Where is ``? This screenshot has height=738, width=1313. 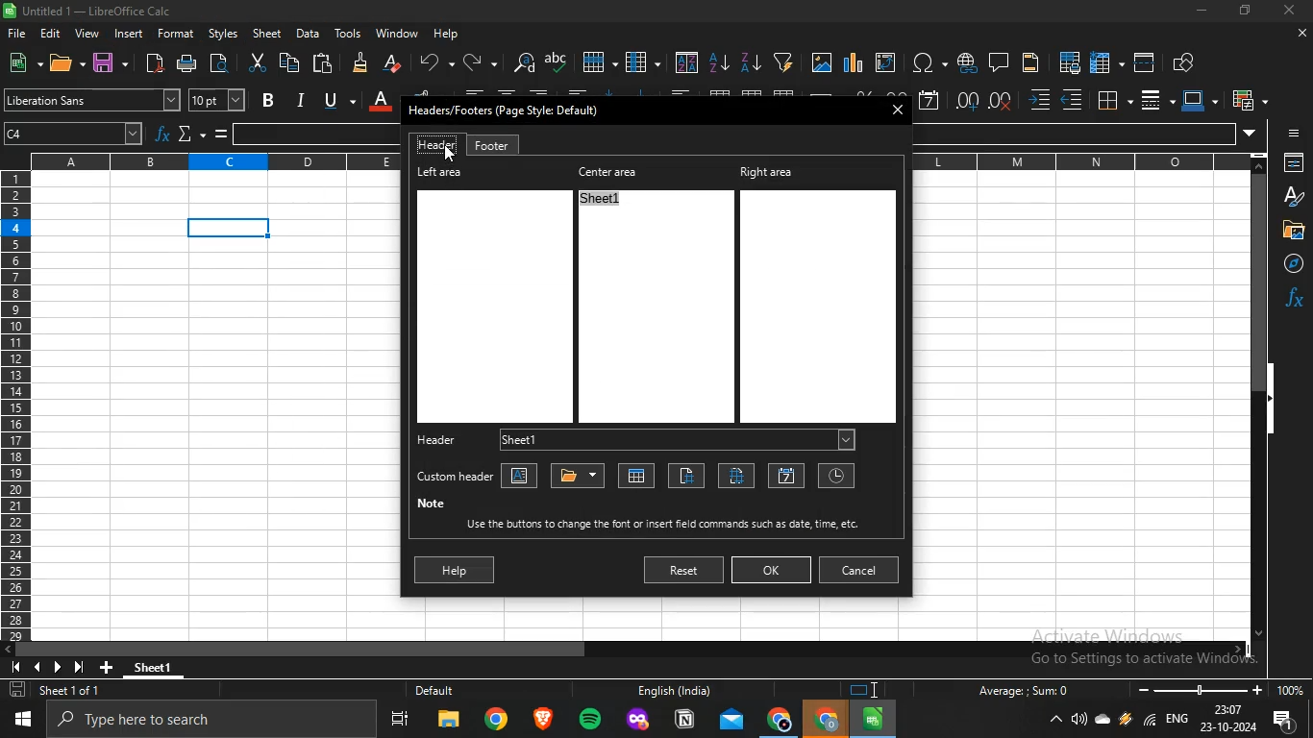  is located at coordinates (1291, 230).